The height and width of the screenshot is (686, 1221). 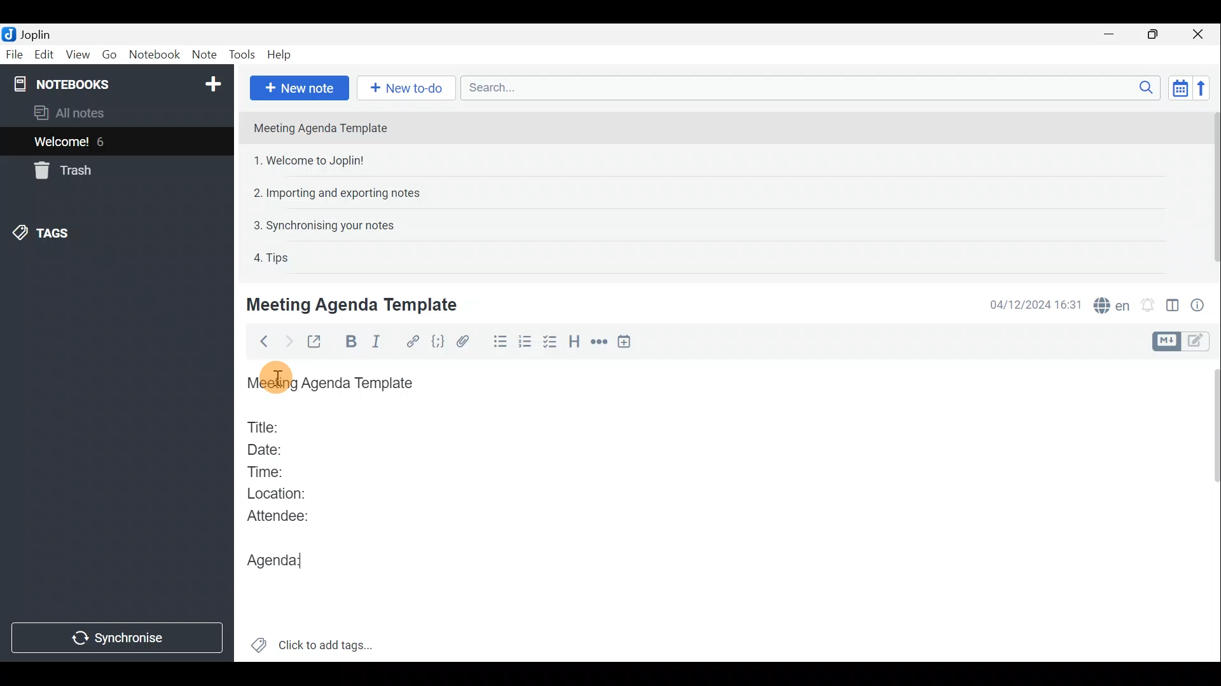 What do you see at coordinates (76, 56) in the screenshot?
I see `View` at bounding box center [76, 56].